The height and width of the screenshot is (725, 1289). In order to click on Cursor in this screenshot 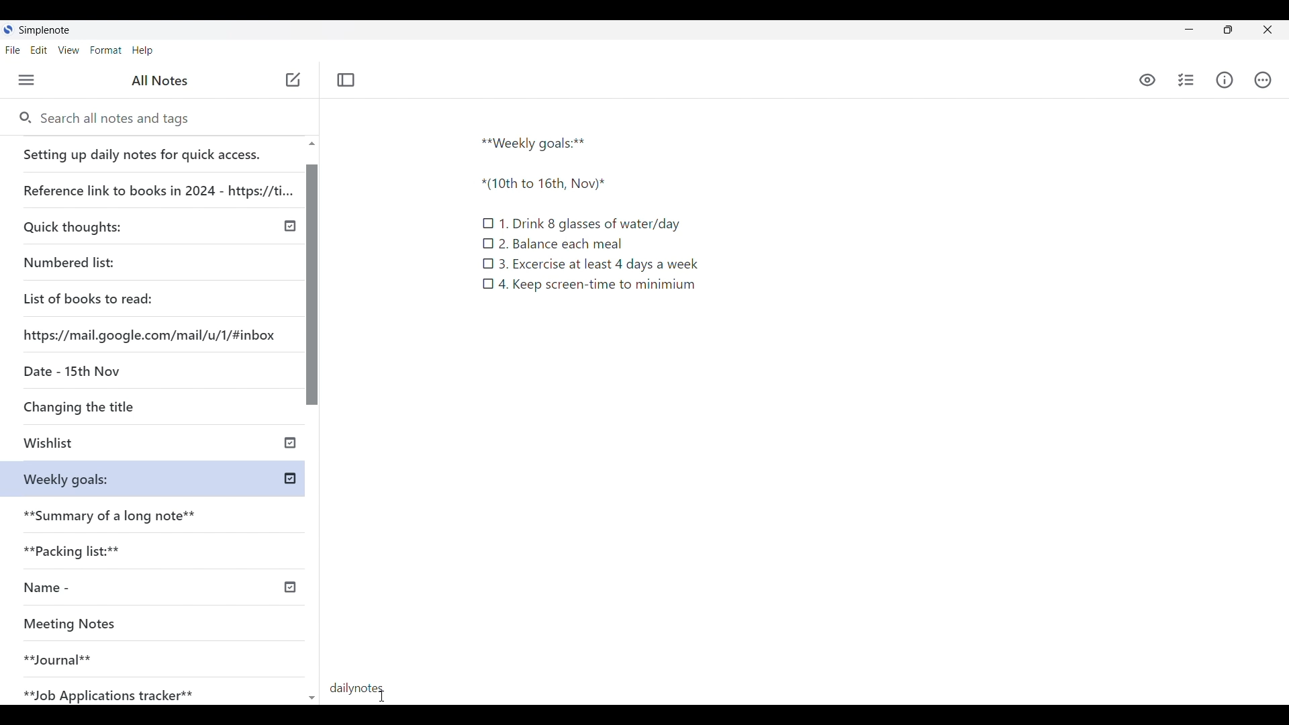, I will do `click(380, 694)`.